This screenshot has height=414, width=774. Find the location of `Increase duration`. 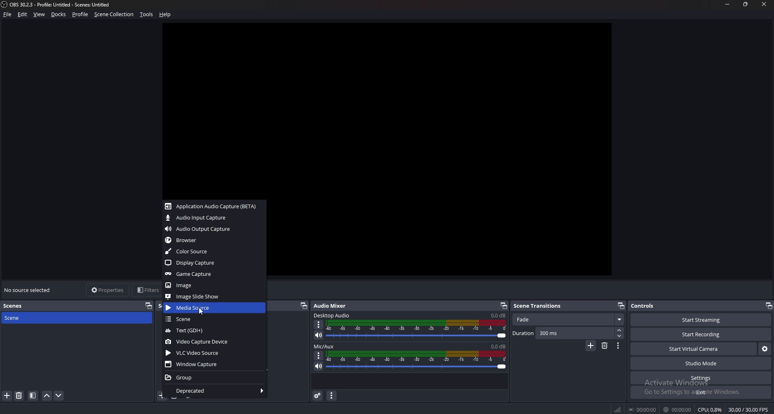

Increase duration is located at coordinates (620, 330).